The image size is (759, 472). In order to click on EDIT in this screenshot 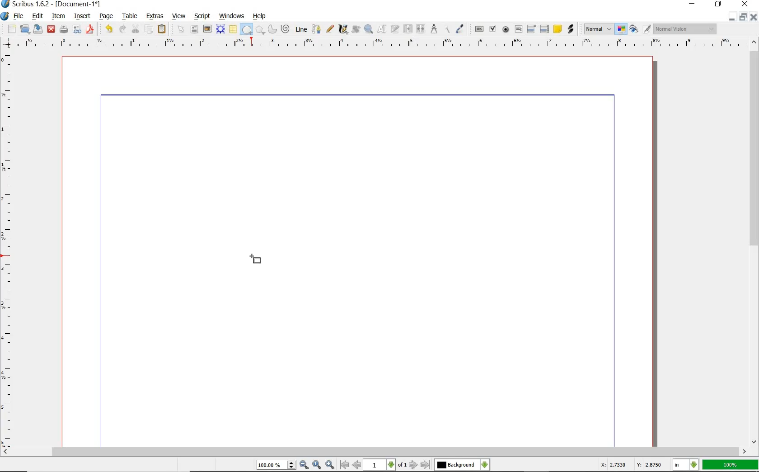, I will do `click(37, 17)`.